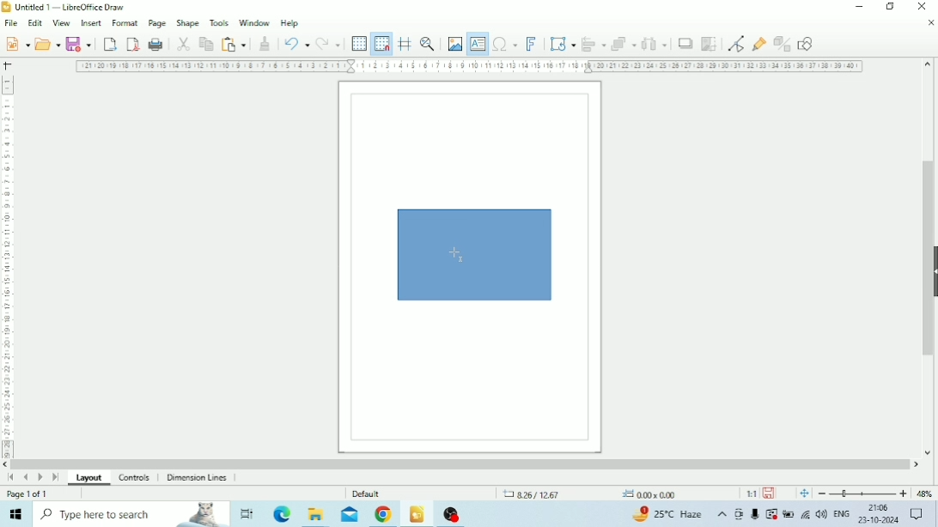 This screenshot has height=527, width=938. I want to click on Page number, so click(28, 494).